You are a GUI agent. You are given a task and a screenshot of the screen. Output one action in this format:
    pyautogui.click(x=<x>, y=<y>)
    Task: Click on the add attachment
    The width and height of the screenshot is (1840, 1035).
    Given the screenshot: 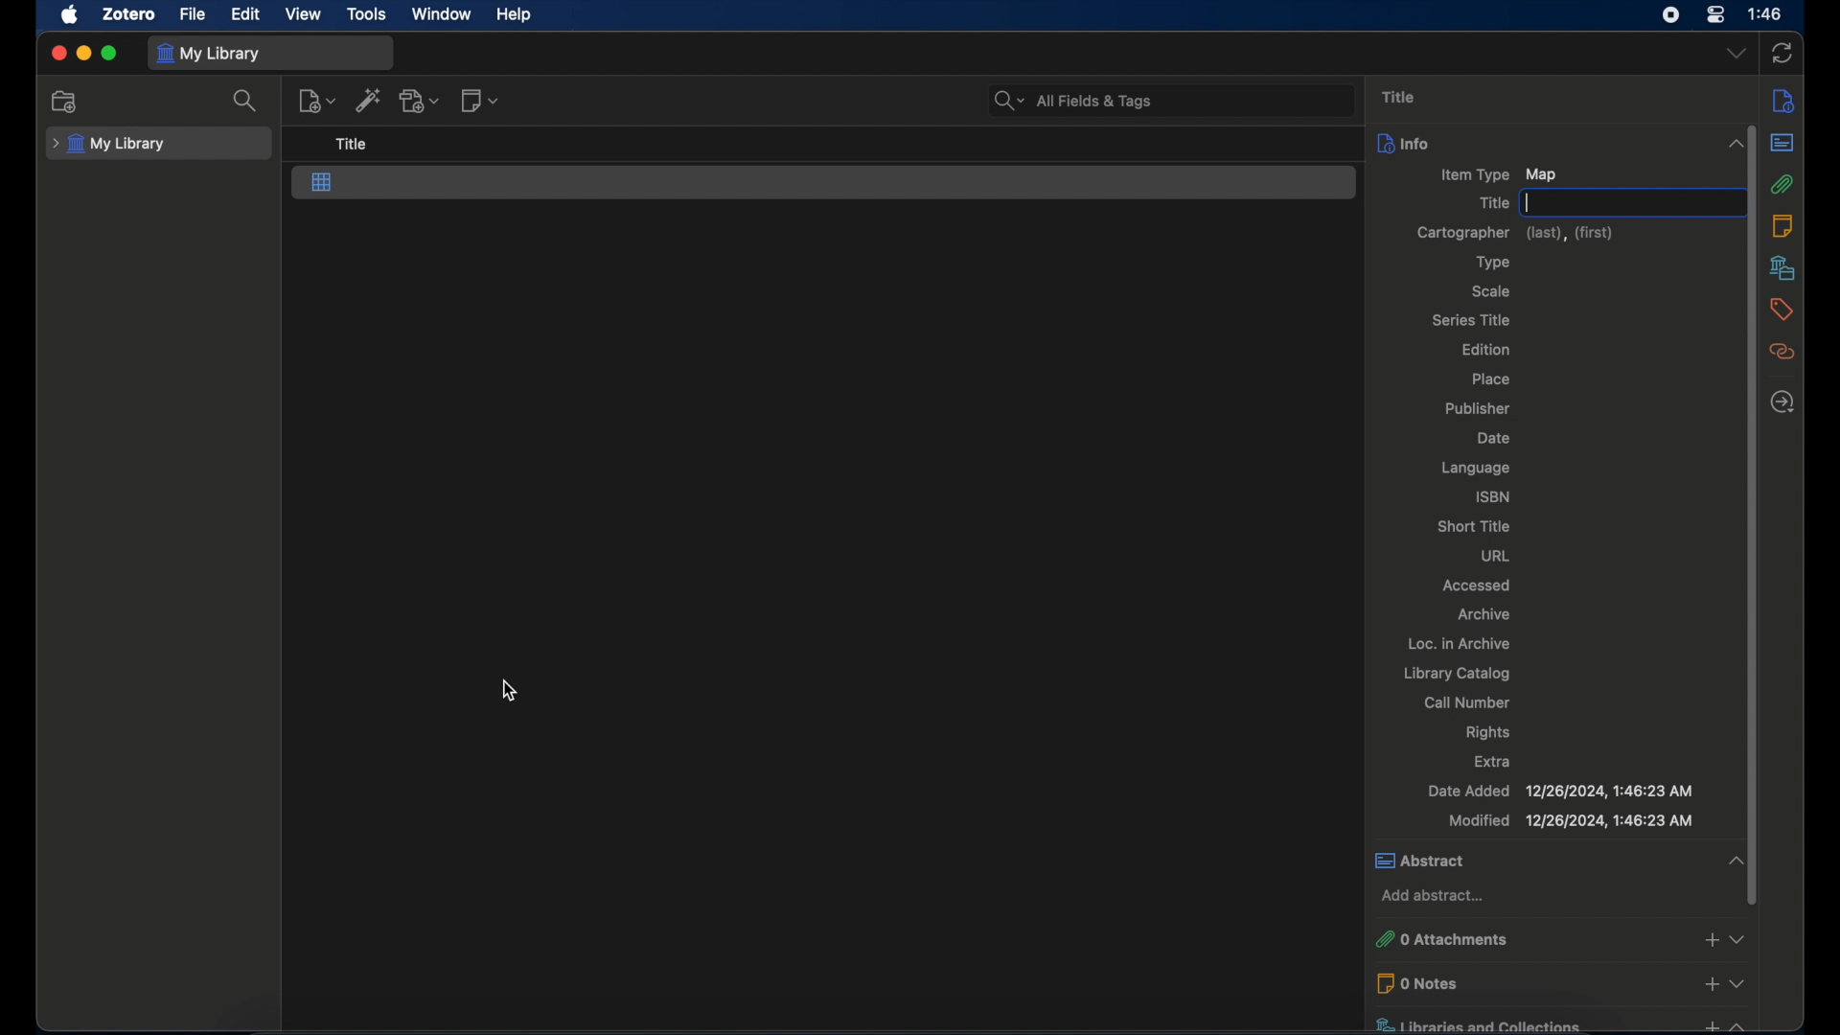 What is the action you would take?
    pyautogui.click(x=421, y=100)
    